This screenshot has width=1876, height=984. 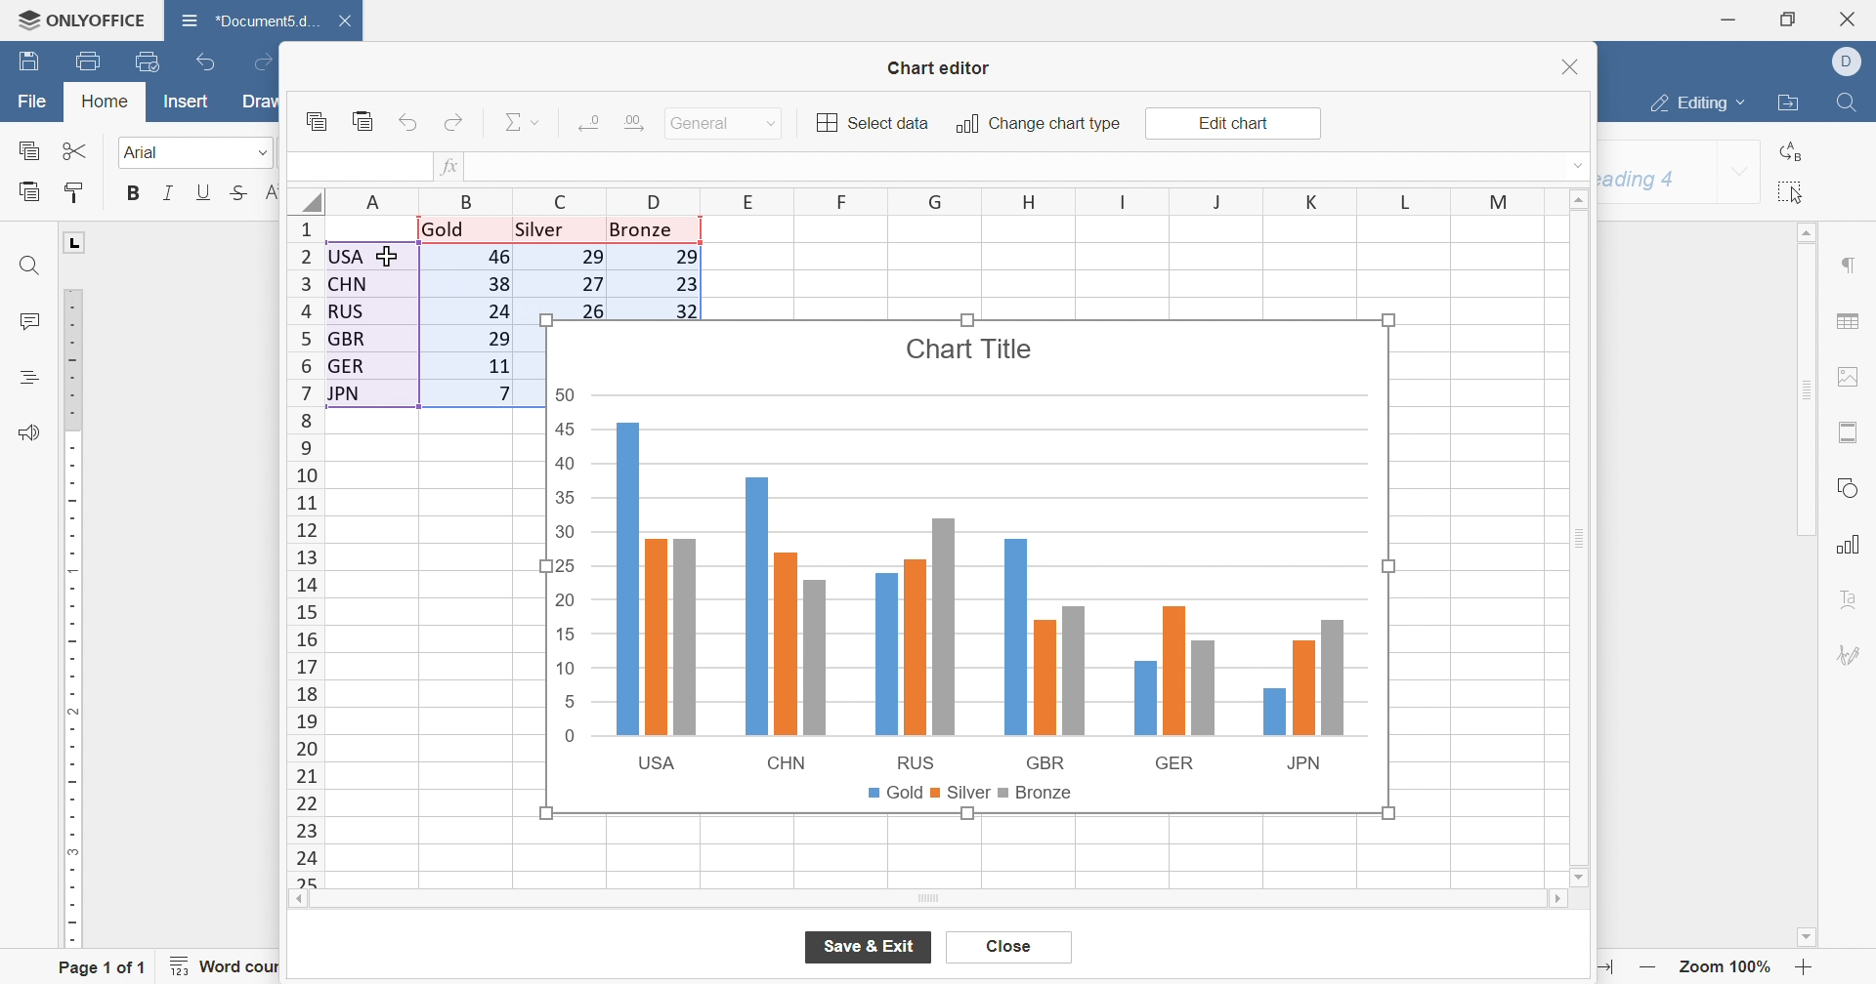 What do you see at coordinates (1786, 20) in the screenshot?
I see `restore down` at bounding box center [1786, 20].